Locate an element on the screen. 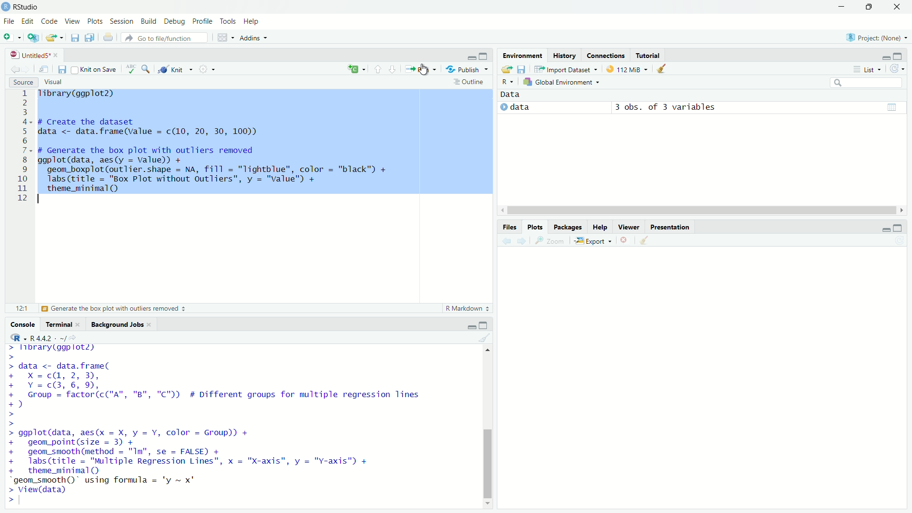 The width and height of the screenshot is (912, 513). files is located at coordinates (523, 69).